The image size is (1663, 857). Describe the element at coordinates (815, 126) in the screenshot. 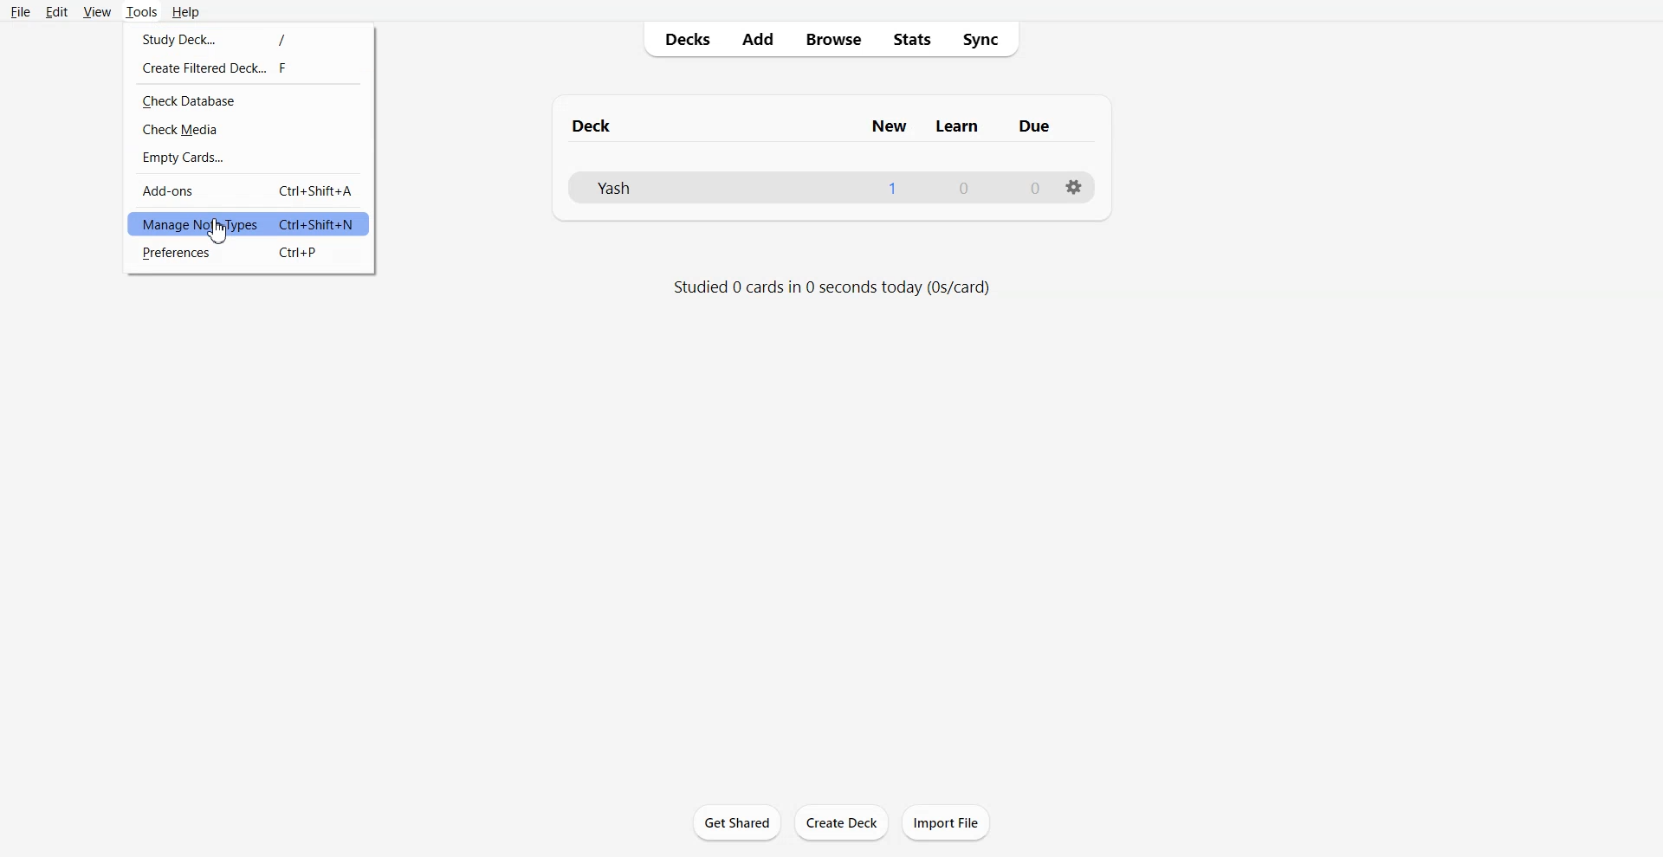

I see `Text 1` at that location.